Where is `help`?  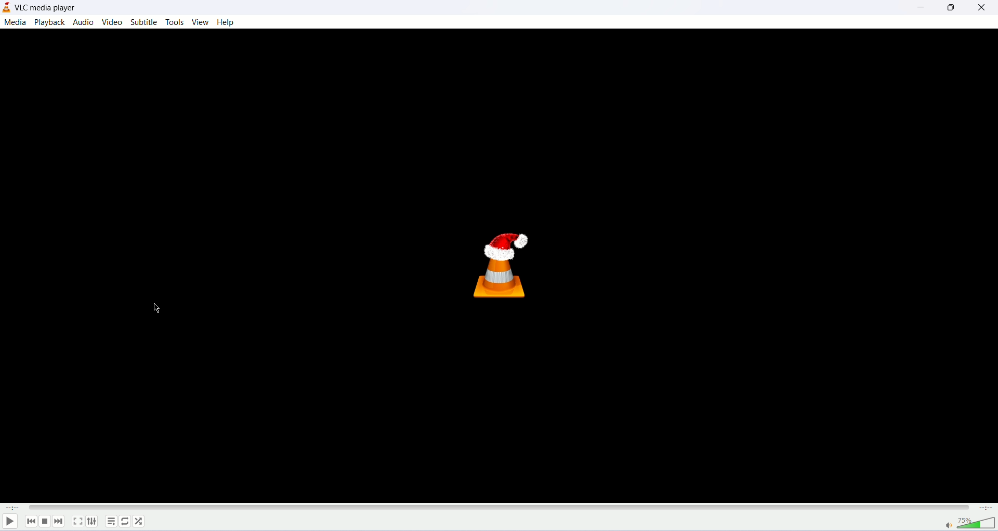
help is located at coordinates (227, 22).